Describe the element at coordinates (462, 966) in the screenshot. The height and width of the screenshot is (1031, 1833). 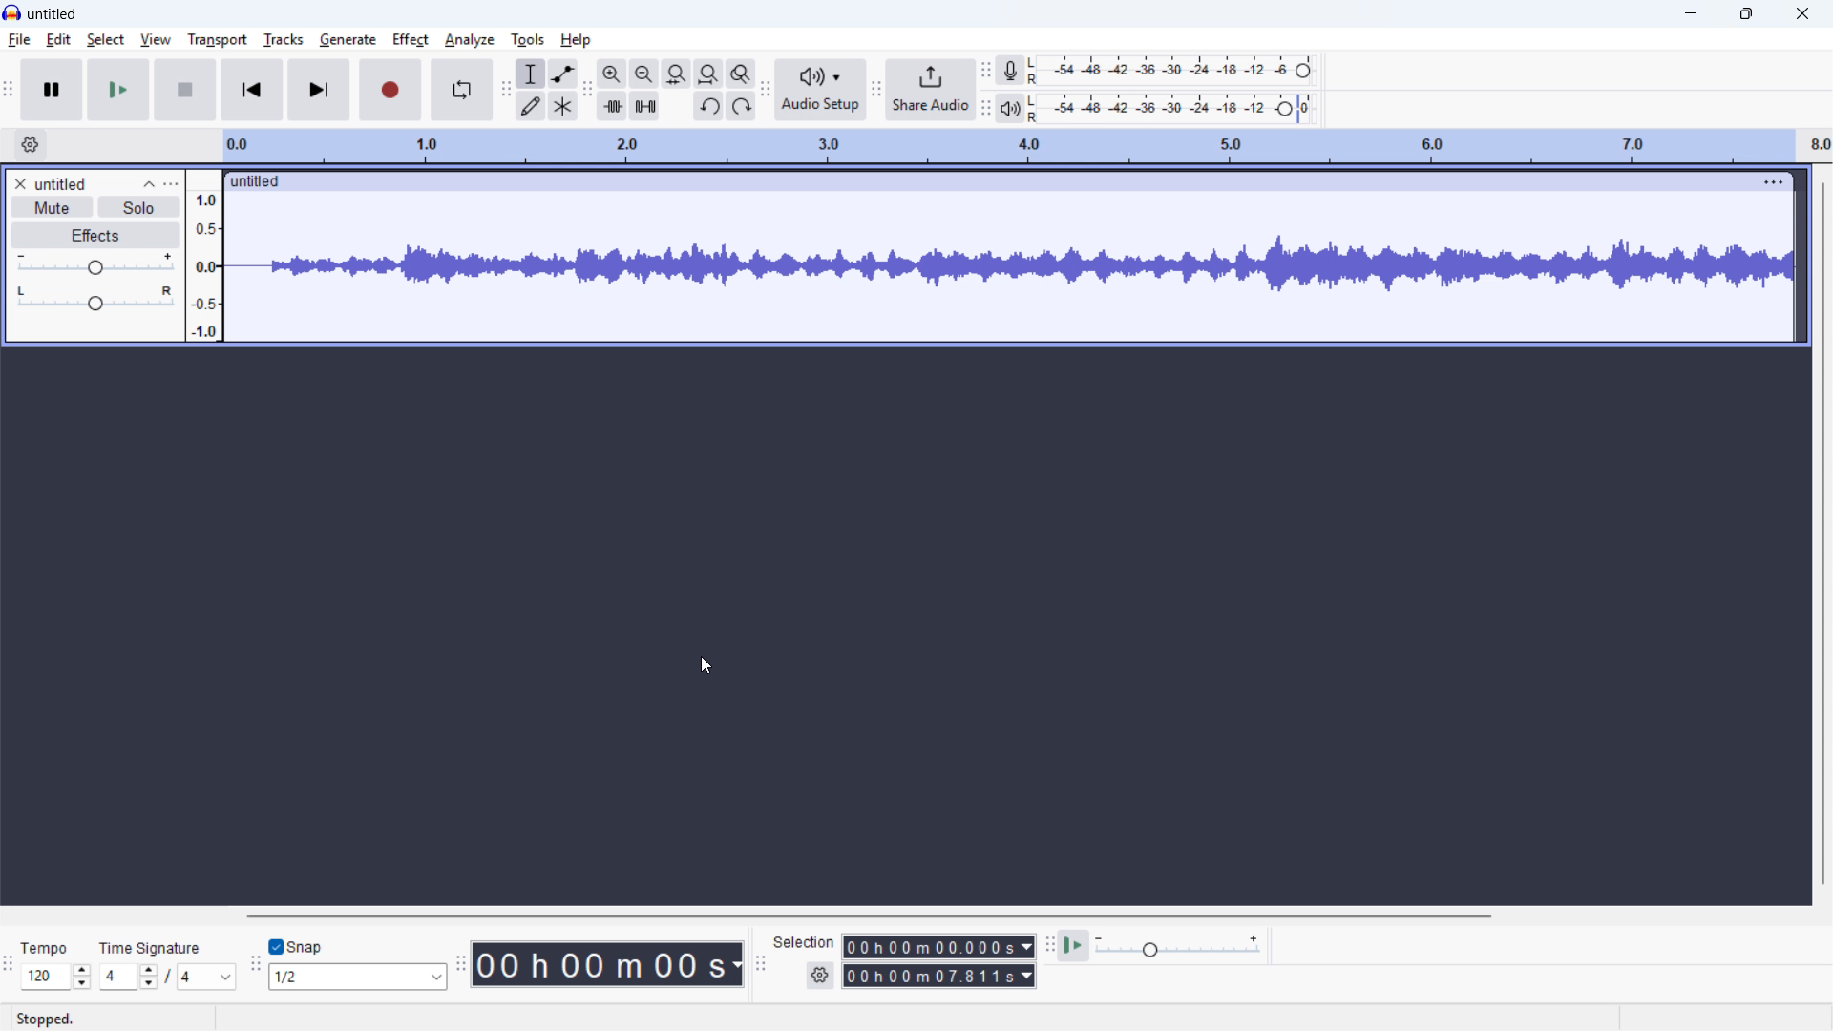
I see `Time toolbar ` at that location.